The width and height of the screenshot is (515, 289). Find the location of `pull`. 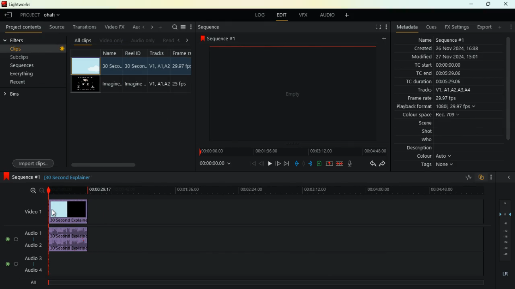

pull is located at coordinates (295, 163).